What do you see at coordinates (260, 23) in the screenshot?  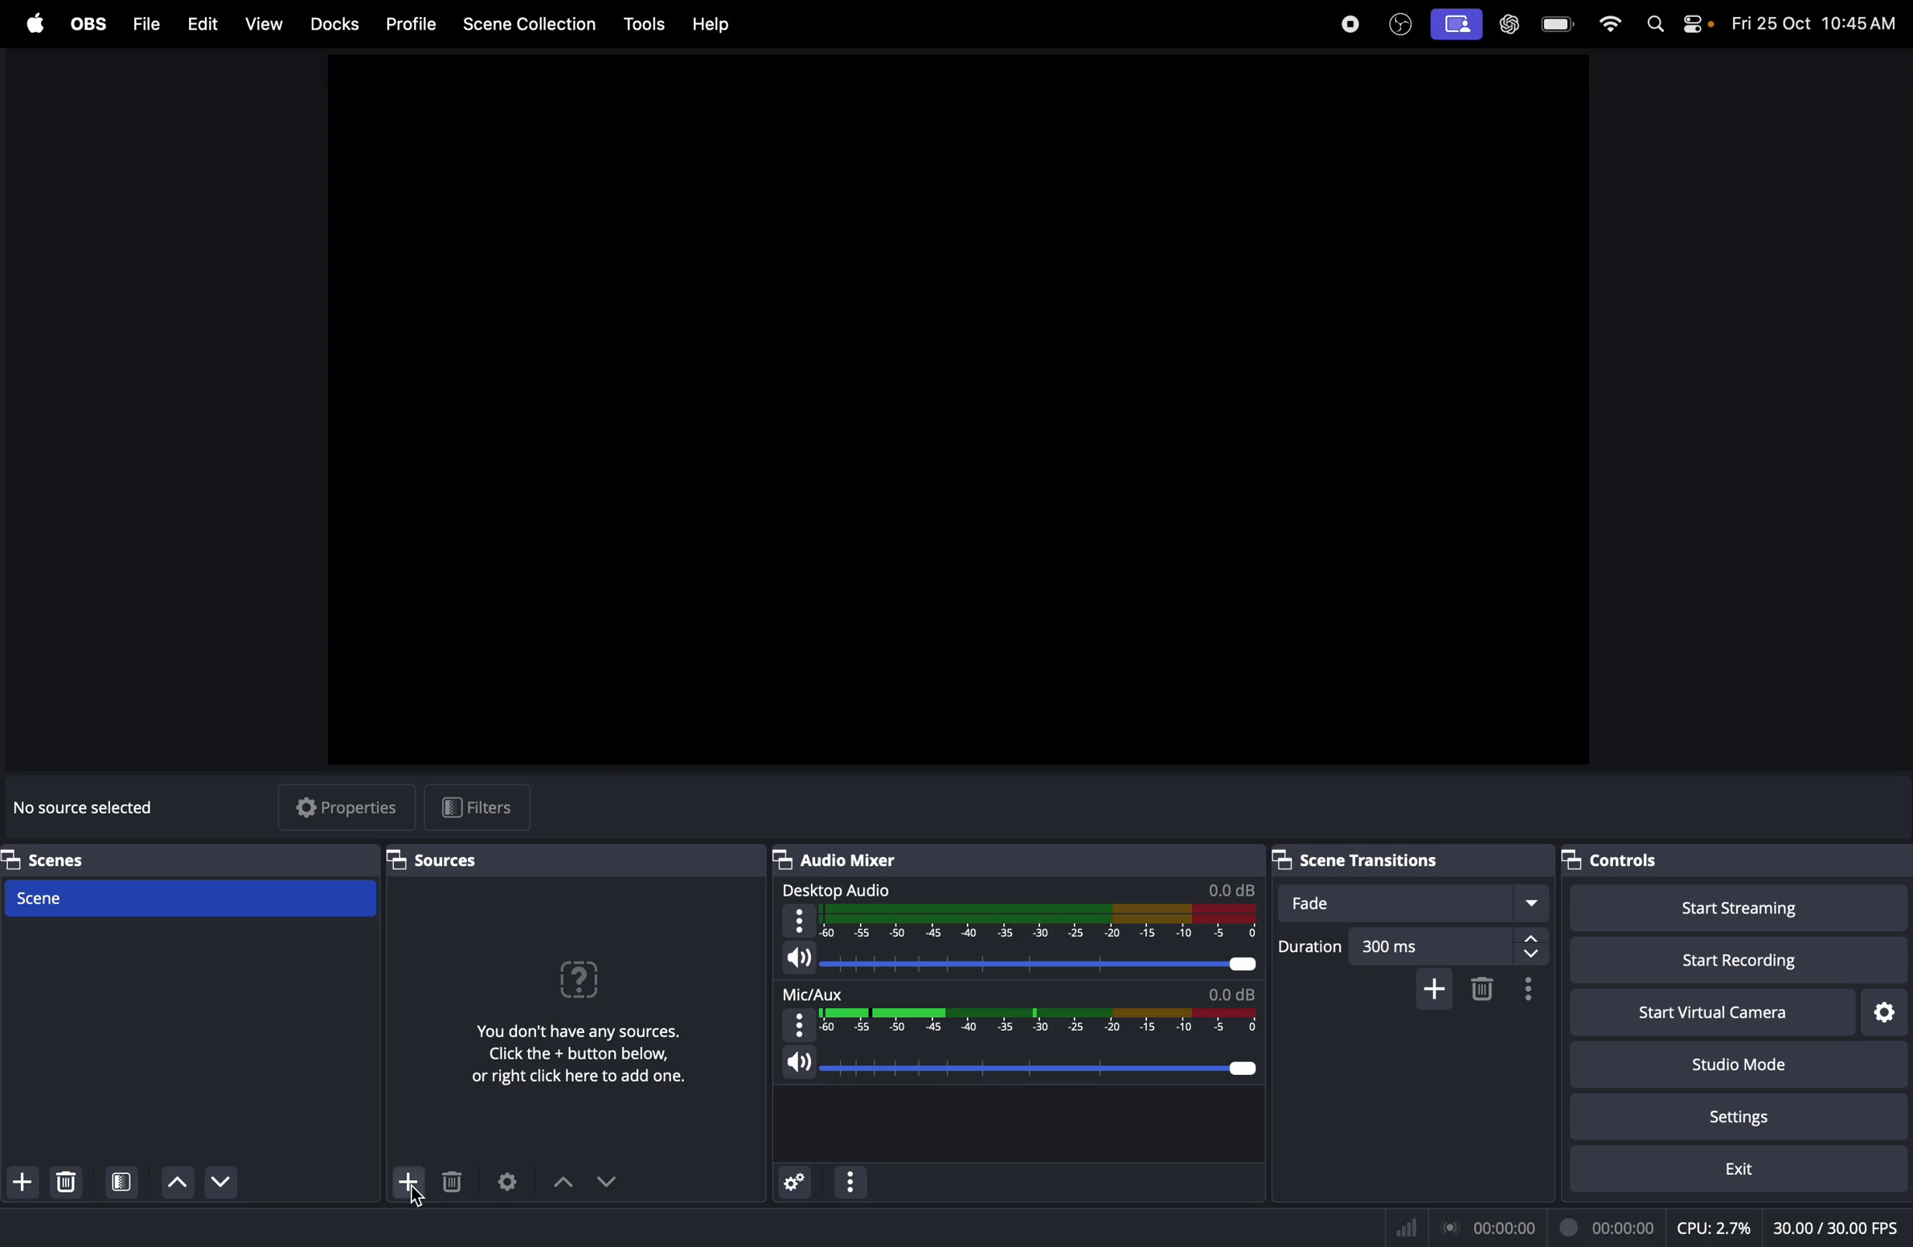 I see `view` at bounding box center [260, 23].